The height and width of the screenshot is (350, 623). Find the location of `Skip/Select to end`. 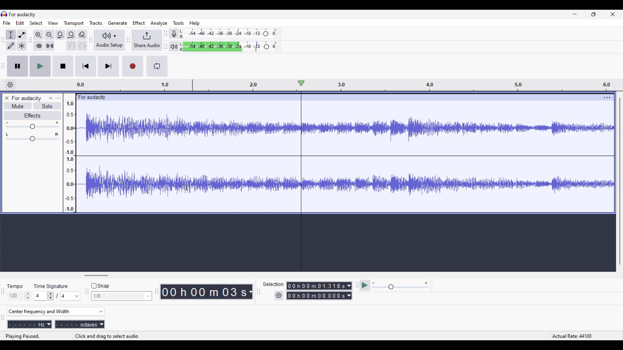

Skip/Select to end is located at coordinates (108, 66).